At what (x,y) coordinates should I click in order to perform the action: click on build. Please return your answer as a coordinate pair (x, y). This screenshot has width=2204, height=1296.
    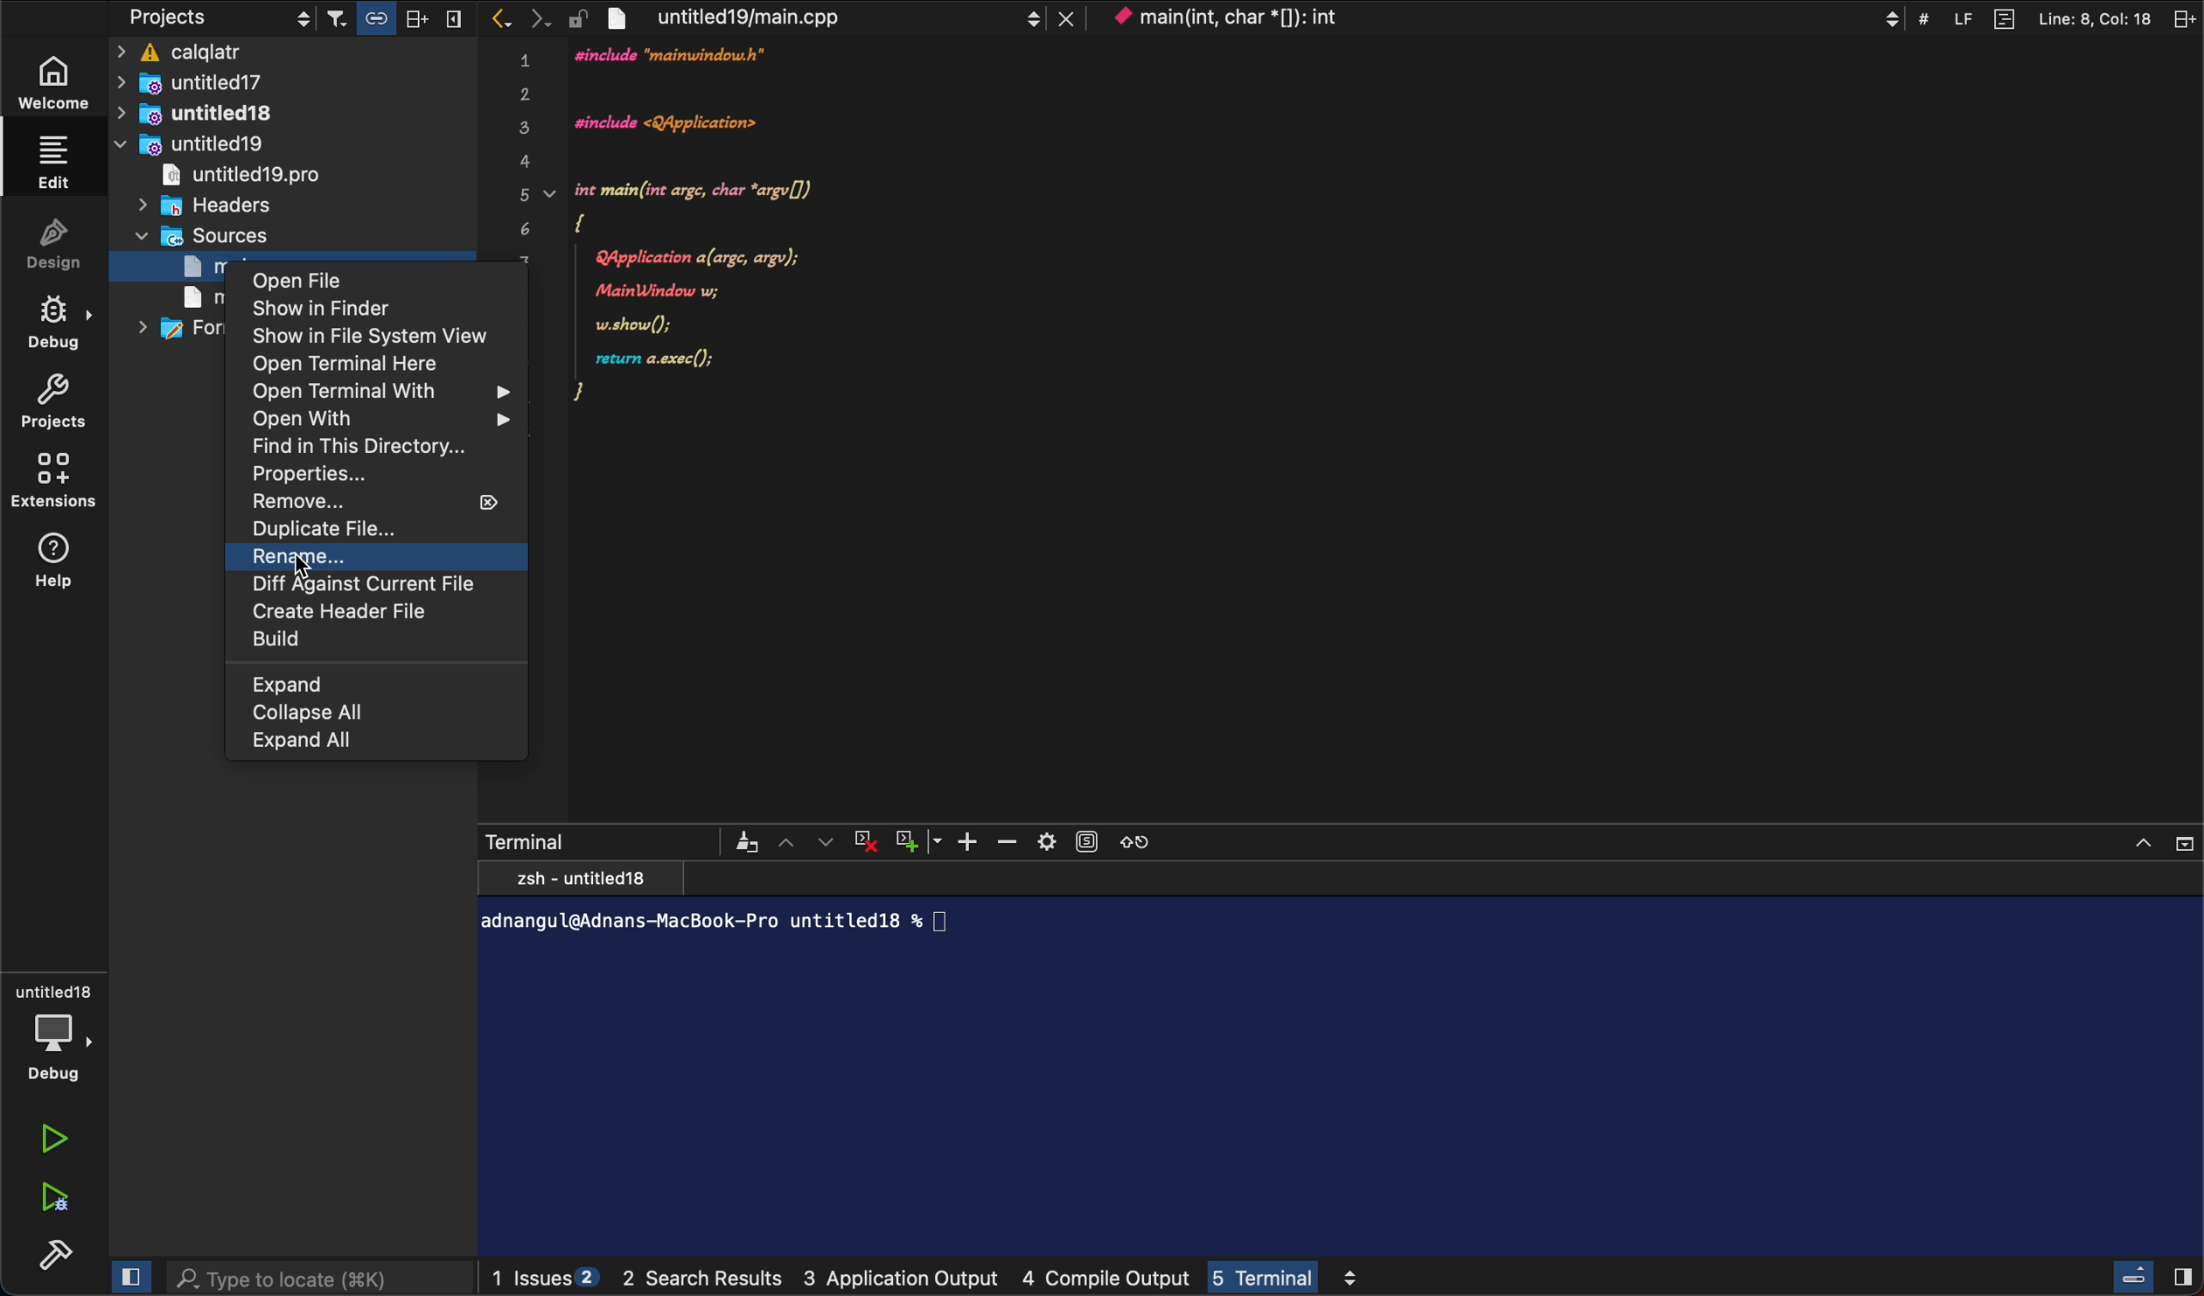
    Looking at the image, I should click on (57, 1255).